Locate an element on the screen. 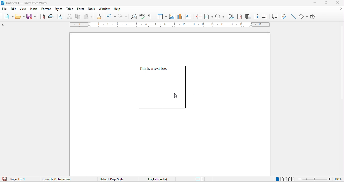 The height and width of the screenshot is (182, 344). ruler is located at coordinates (170, 25).